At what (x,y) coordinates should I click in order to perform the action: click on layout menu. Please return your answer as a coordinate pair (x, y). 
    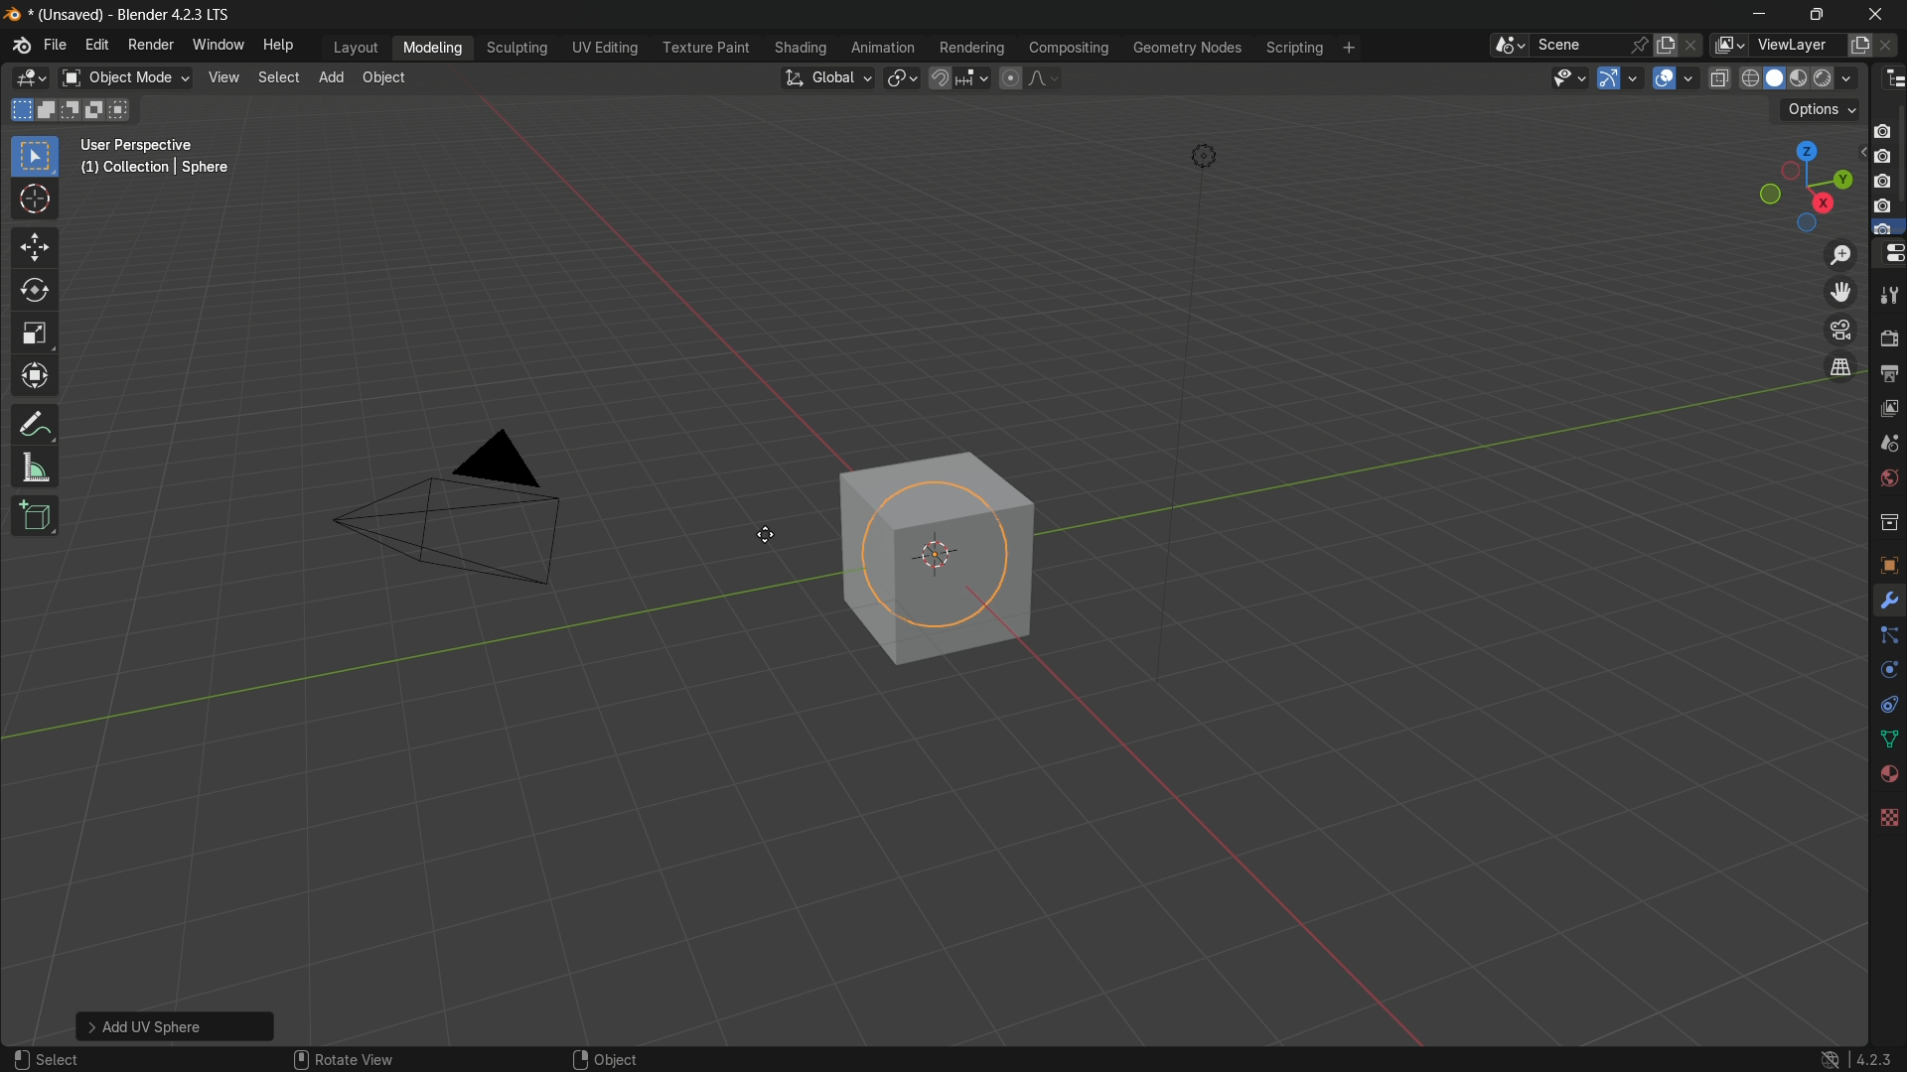
    Looking at the image, I should click on (354, 47).